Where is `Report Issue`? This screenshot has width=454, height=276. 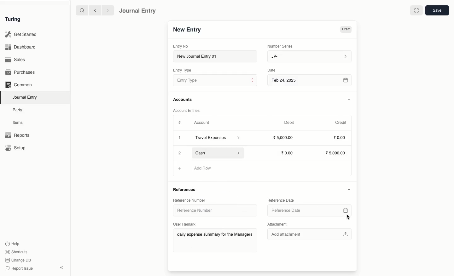
Report Issue is located at coordinates (20, 269).